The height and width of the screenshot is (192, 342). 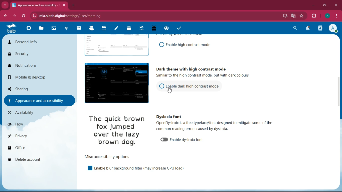 What do you see at coordinates (55, 28) in the screenshot?
I see `images` at bounding box center [55, 28].